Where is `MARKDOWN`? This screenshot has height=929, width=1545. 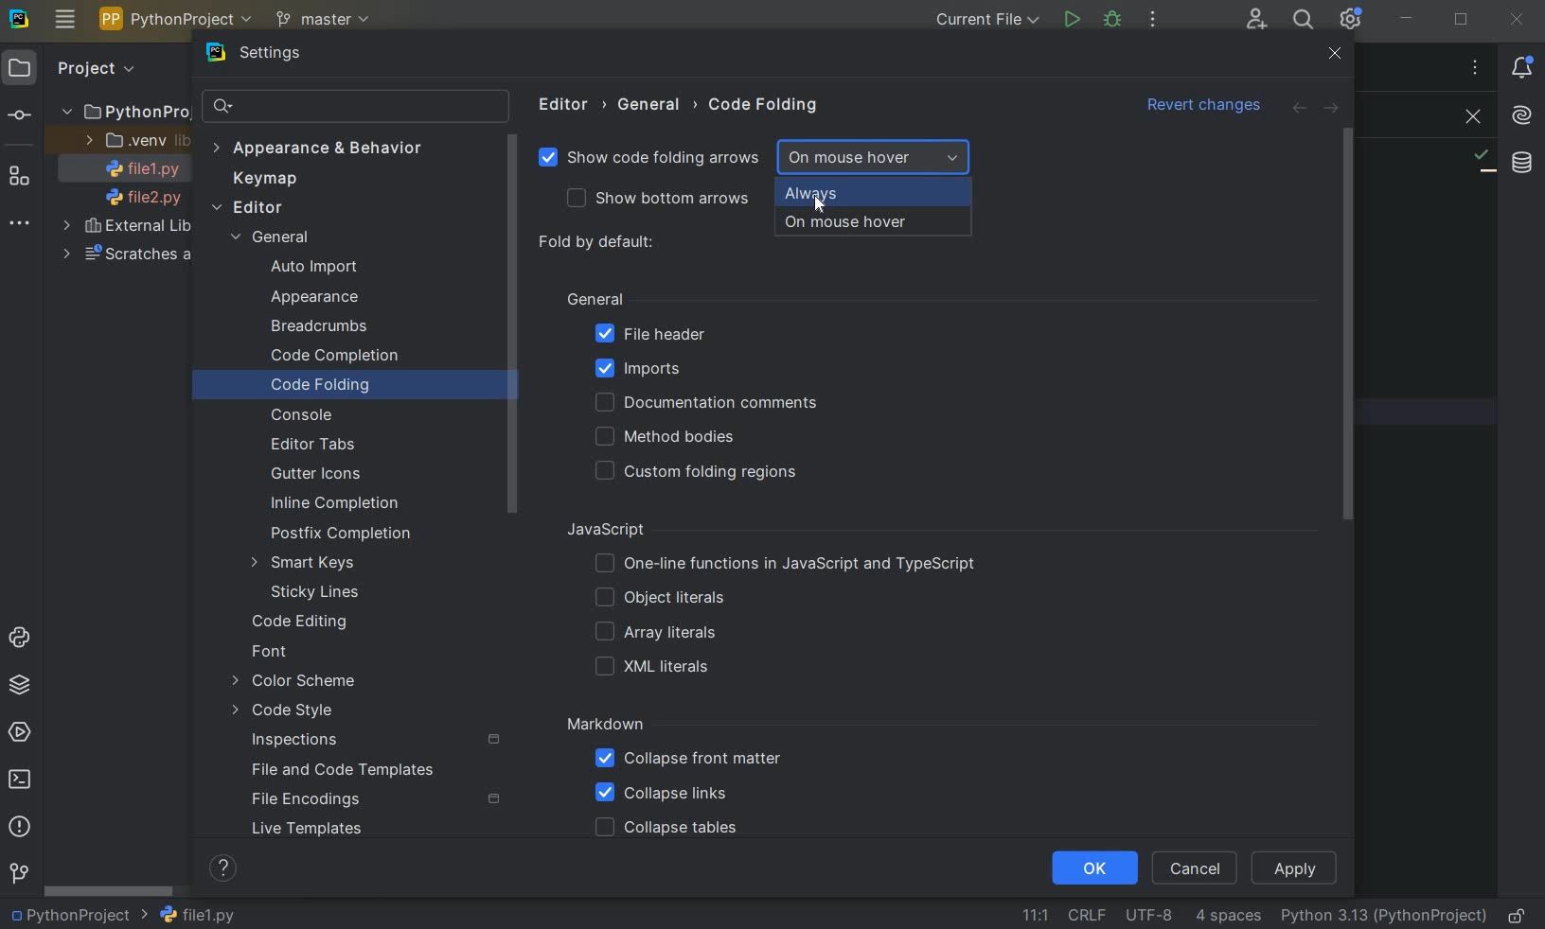
MARKDOWN is located at coordinates (606, 725).